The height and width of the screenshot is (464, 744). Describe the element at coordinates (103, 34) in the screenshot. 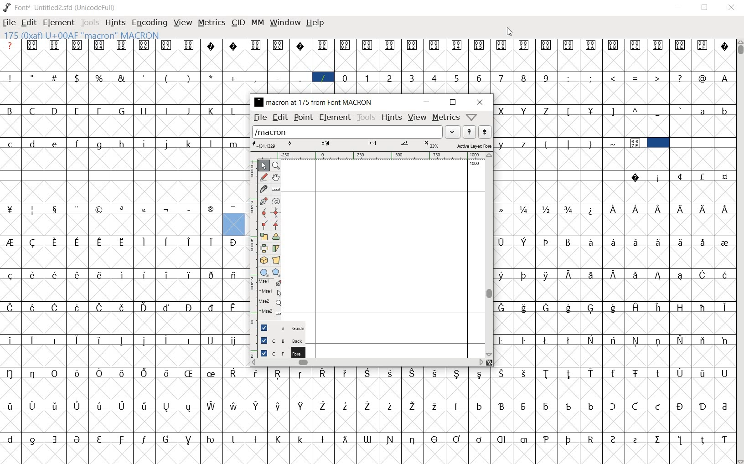

I see `128(0X80) U +0080 " uni0080" Latin-1 Supplement` at that location.